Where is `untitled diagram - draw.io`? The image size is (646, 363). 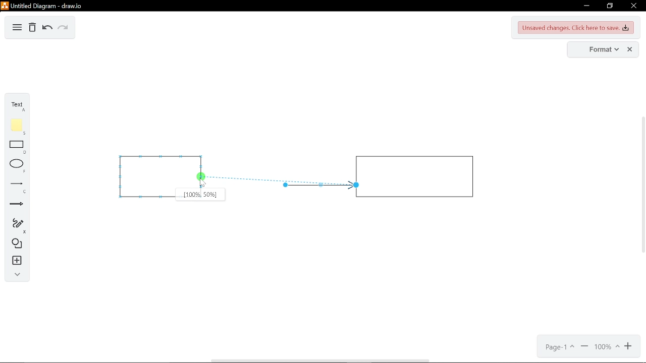 untitled diagram - draw.io is located at coordinates (45, 6).